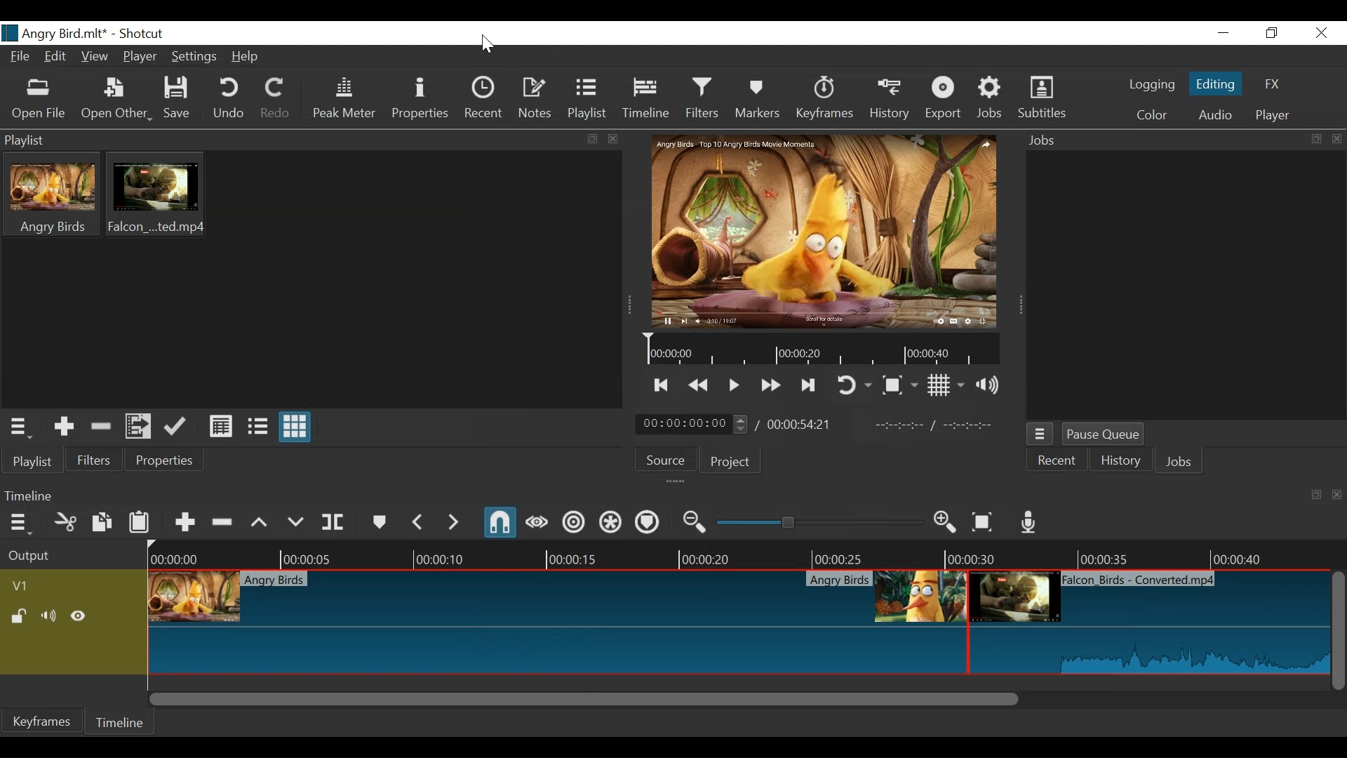  I want to click on Mute, so click(50, 616).